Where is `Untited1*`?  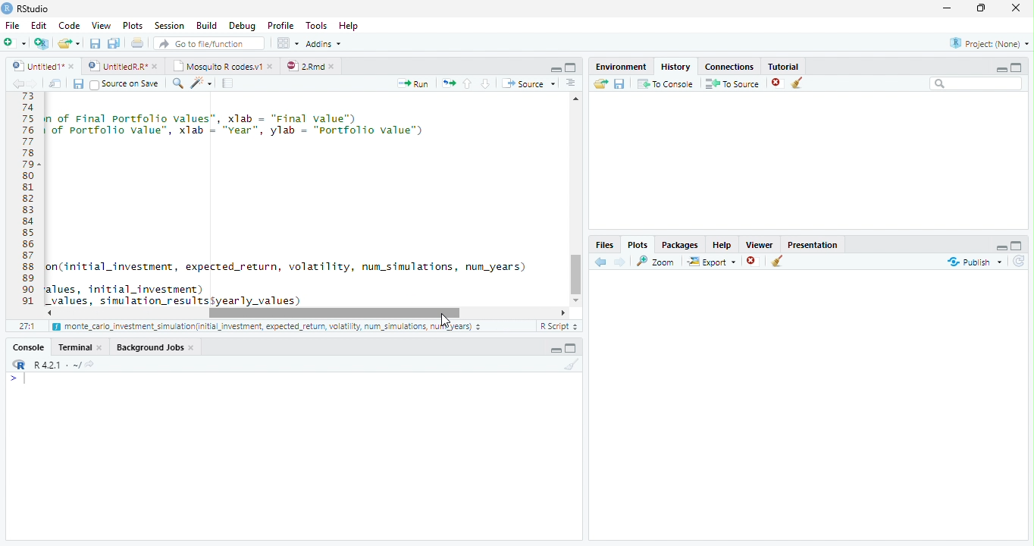 Untited1* is located at coordinates (42, 65).